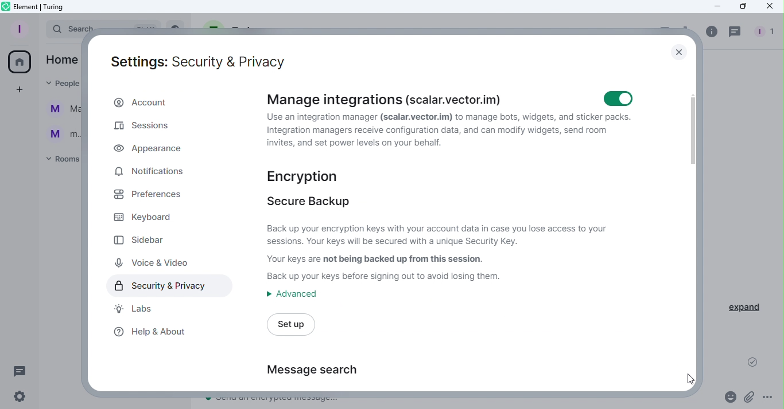  Describe the element at coordinates (149, 197) in the screenshot. I see `Preferences` at that location.